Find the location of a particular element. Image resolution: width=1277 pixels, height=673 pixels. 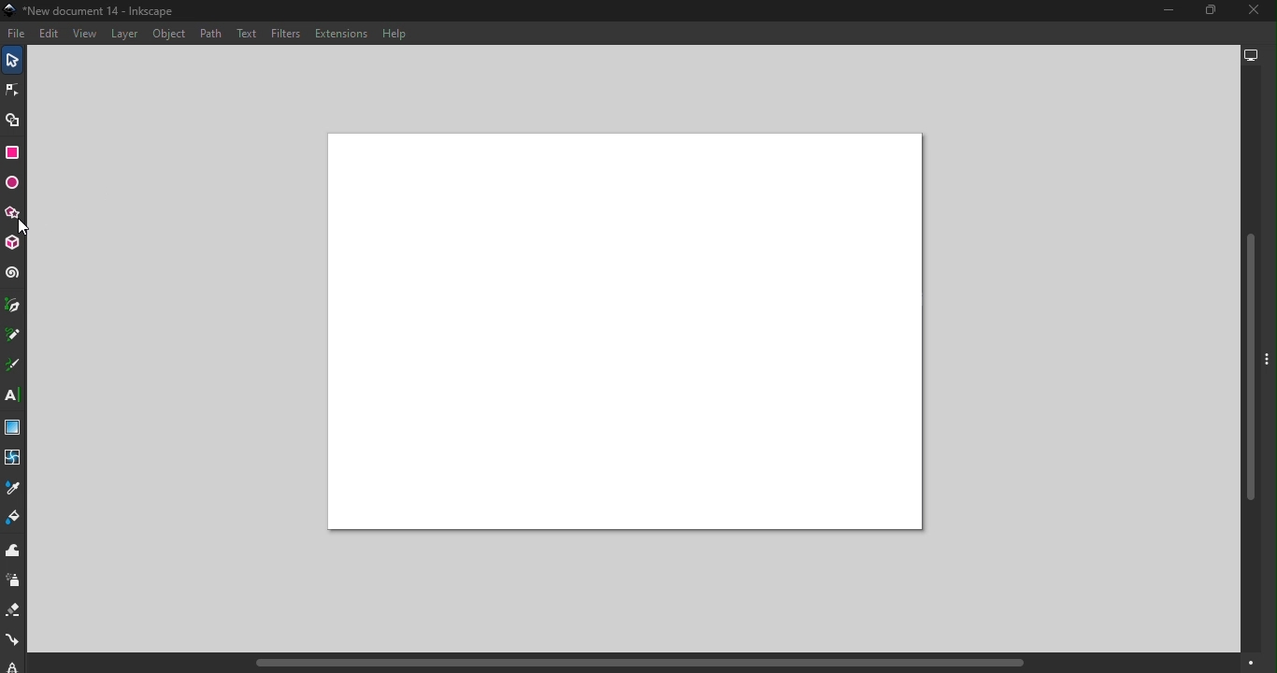

cursor is located at coordinates (28, 228).